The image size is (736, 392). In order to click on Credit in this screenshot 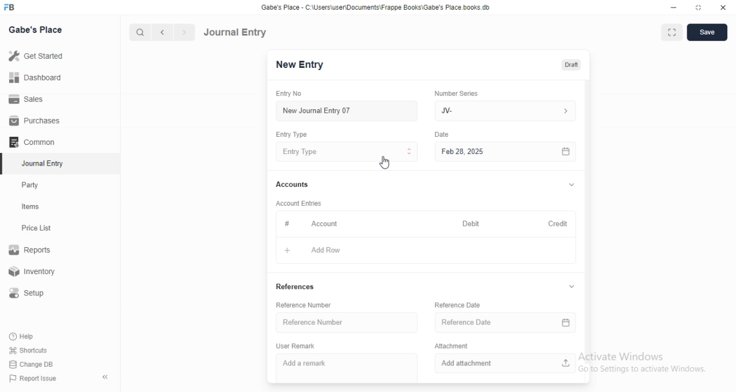, I will do `click(557, 222)`.